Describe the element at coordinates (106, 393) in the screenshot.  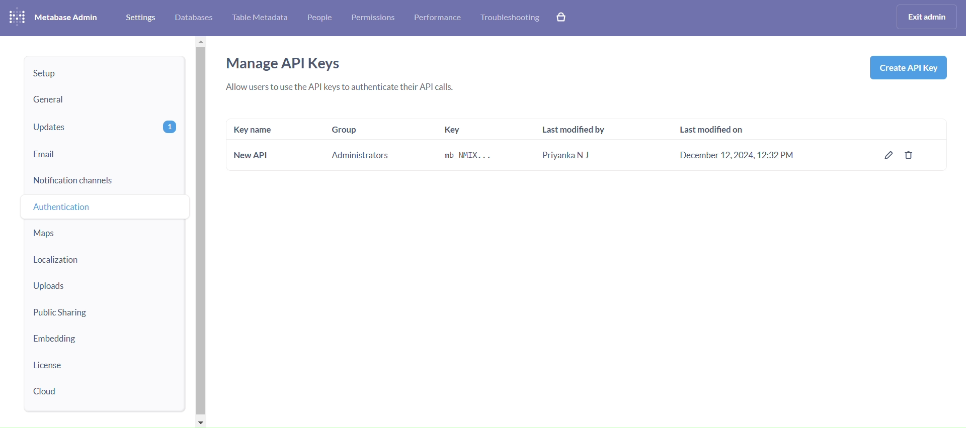
I see `cloud` at that location.